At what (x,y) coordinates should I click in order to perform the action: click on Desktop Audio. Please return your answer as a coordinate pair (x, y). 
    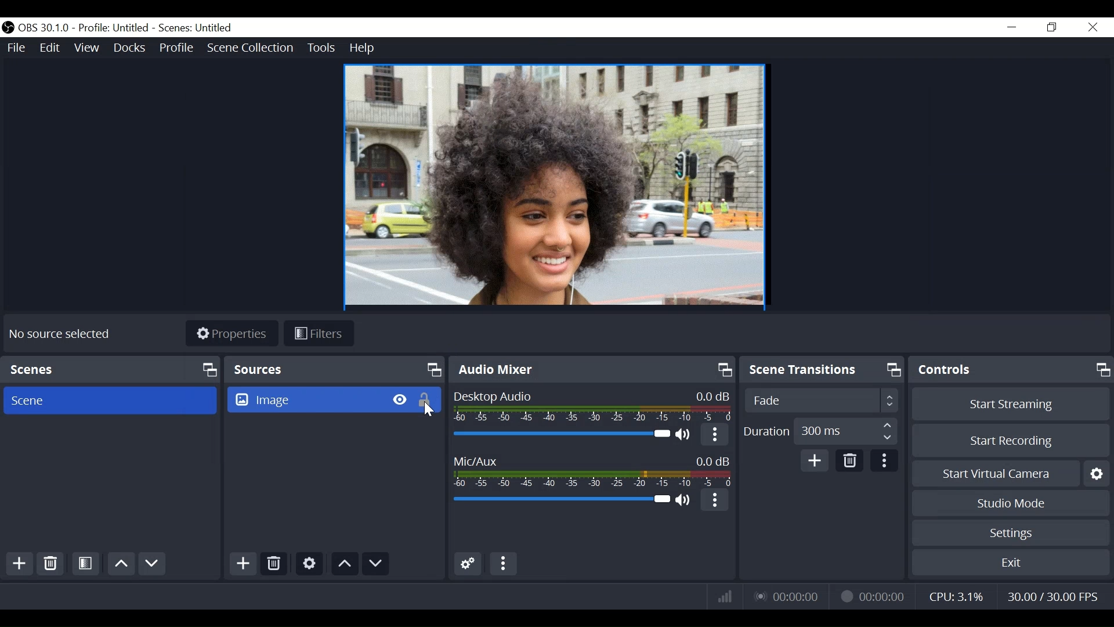
    Looking at the image, I should click on (589, 406).